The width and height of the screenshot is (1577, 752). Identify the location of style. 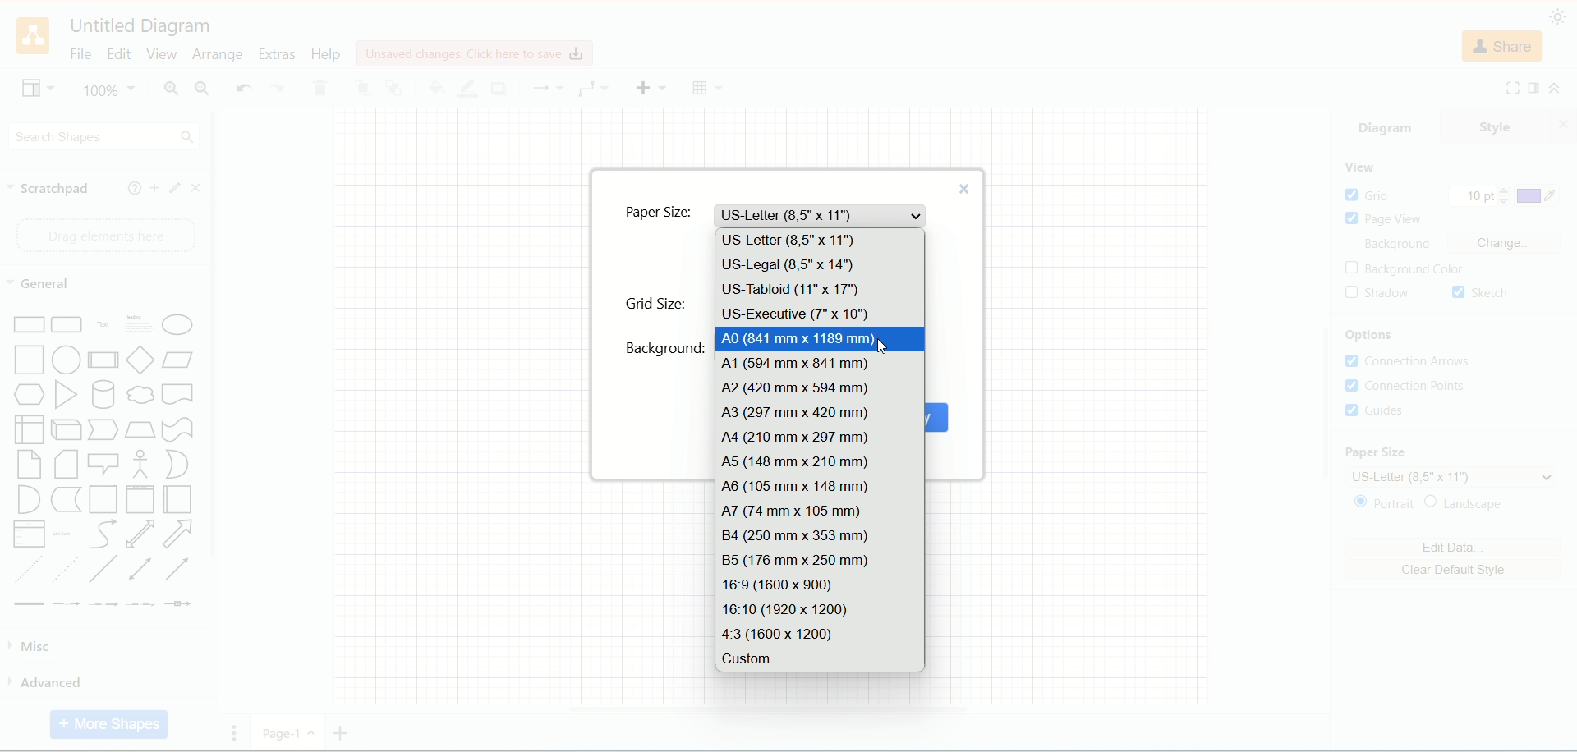
(1510, 125).